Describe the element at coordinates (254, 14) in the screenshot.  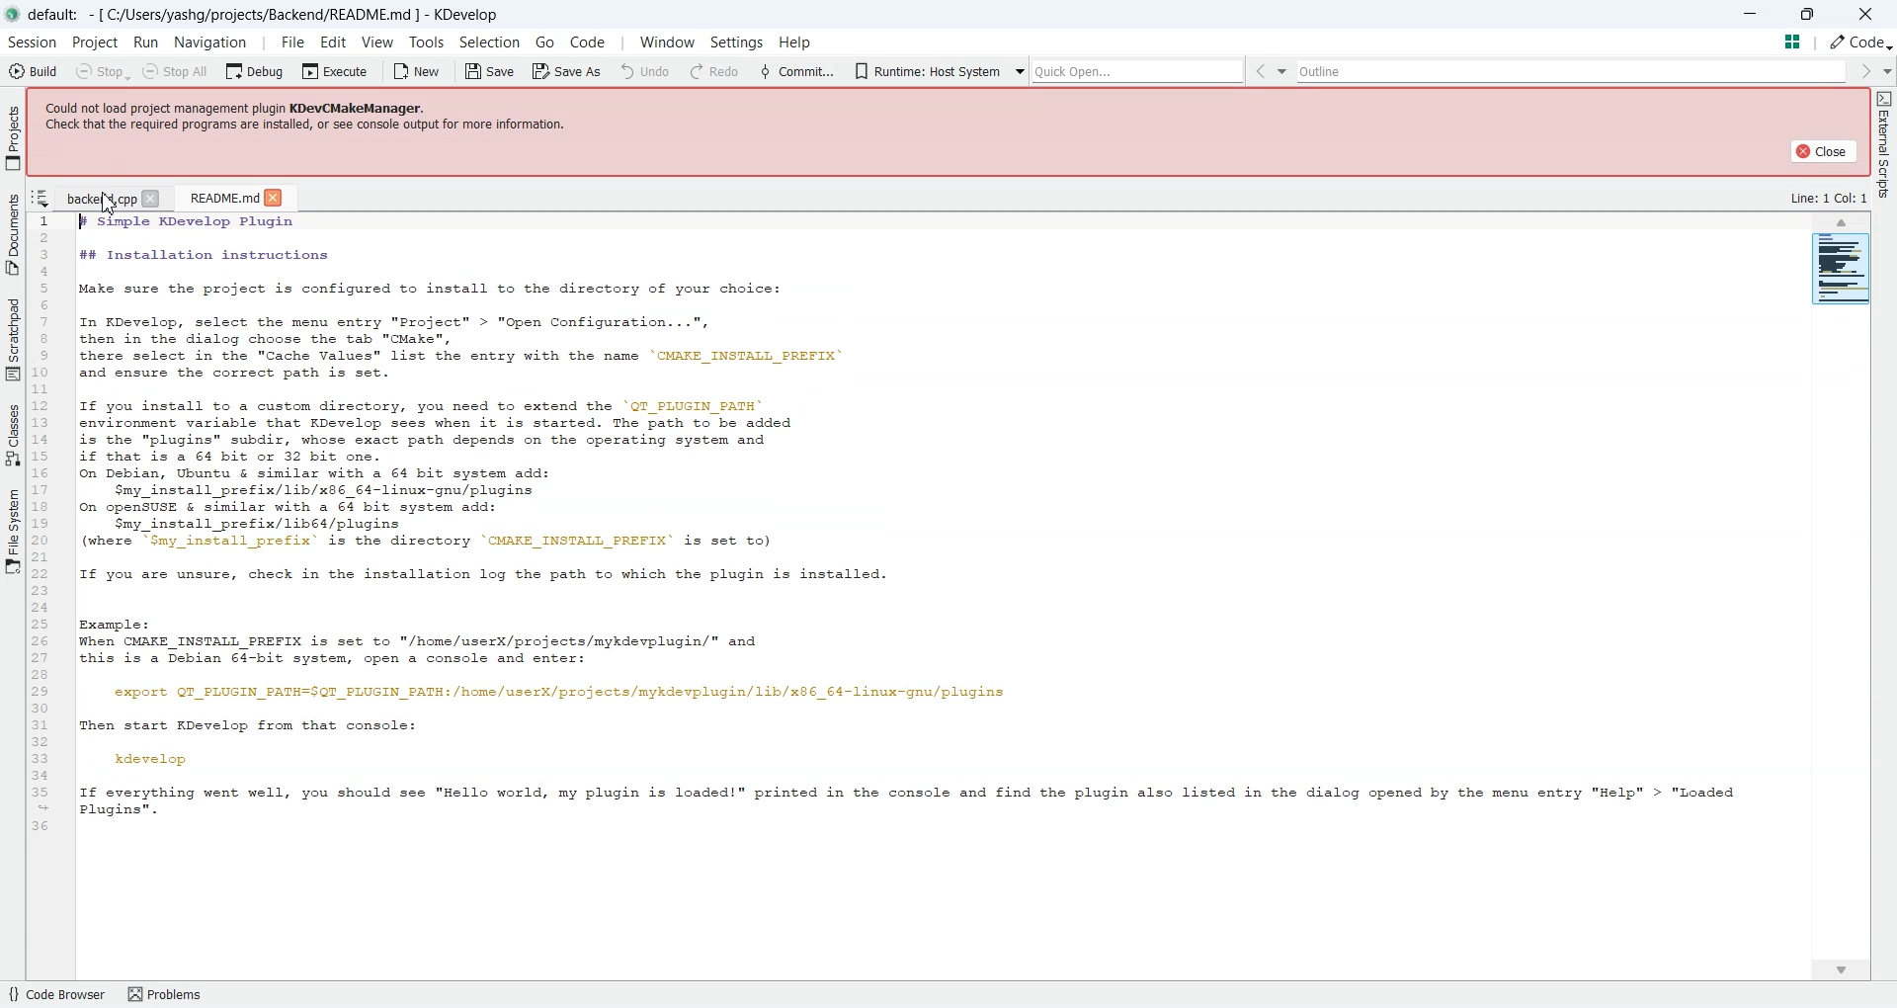
I see `Logo with default window` at that location.